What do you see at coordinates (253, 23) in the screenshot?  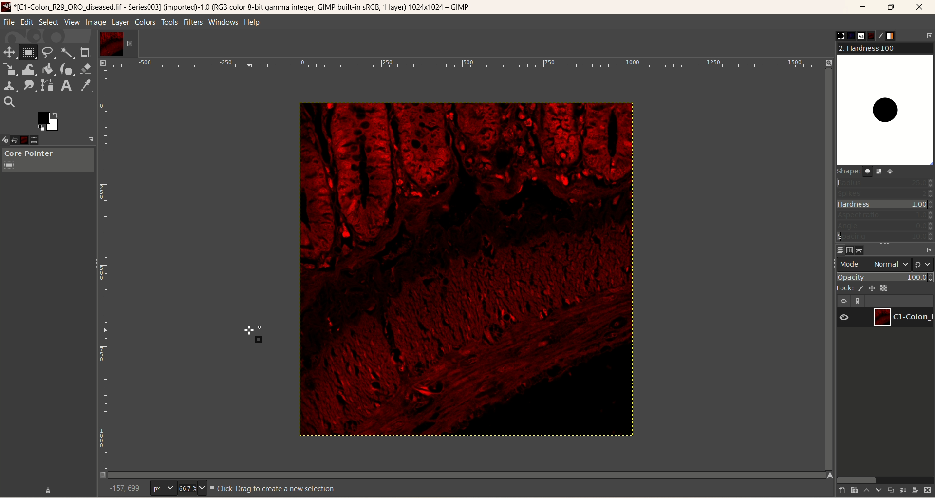 I see `help` at bounding box center [253, 23].